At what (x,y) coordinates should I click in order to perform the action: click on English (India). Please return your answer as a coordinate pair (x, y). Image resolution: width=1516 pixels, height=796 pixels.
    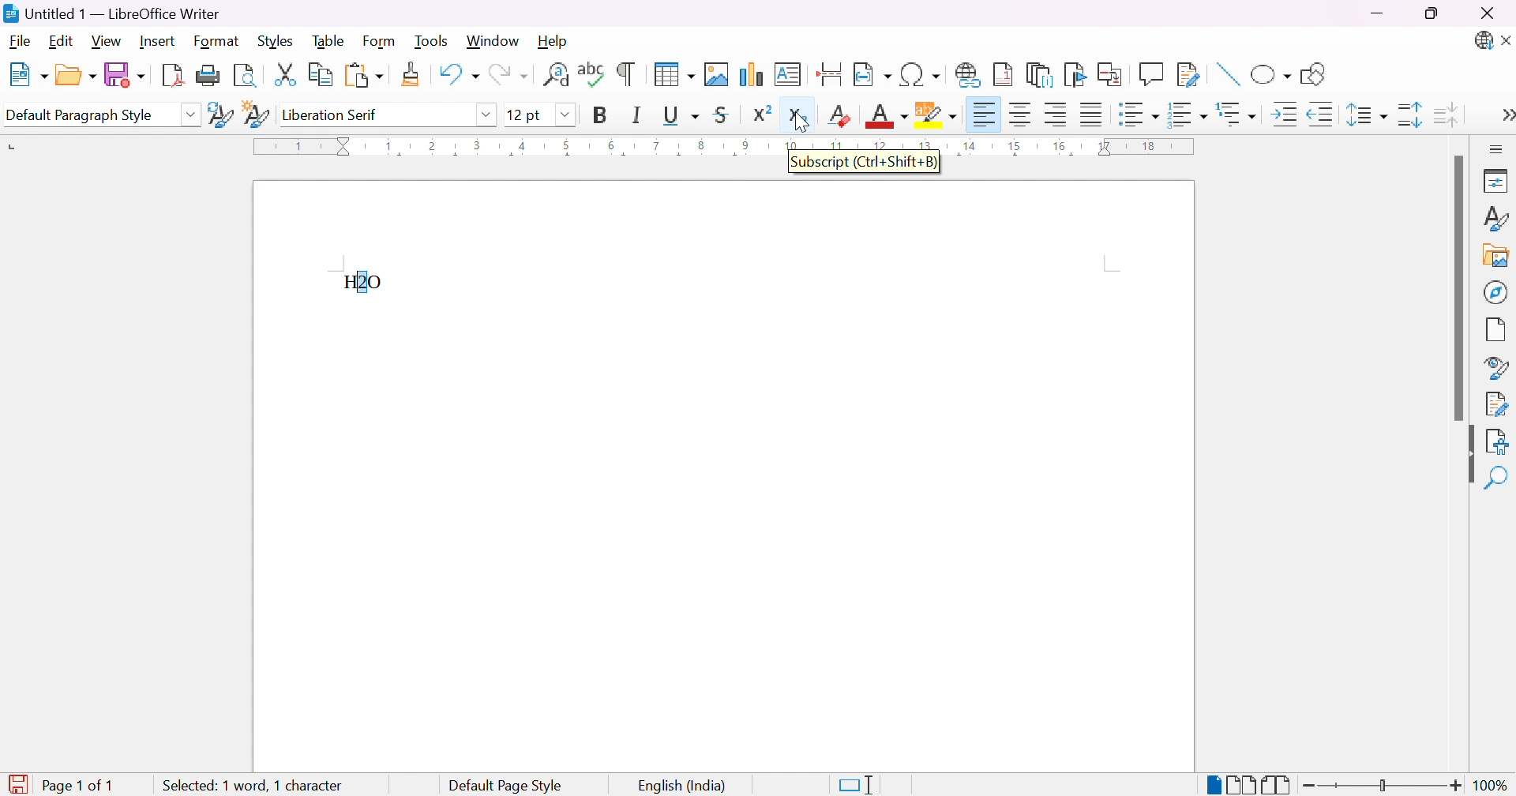
    Looking at the image, I should click on (683, 787).